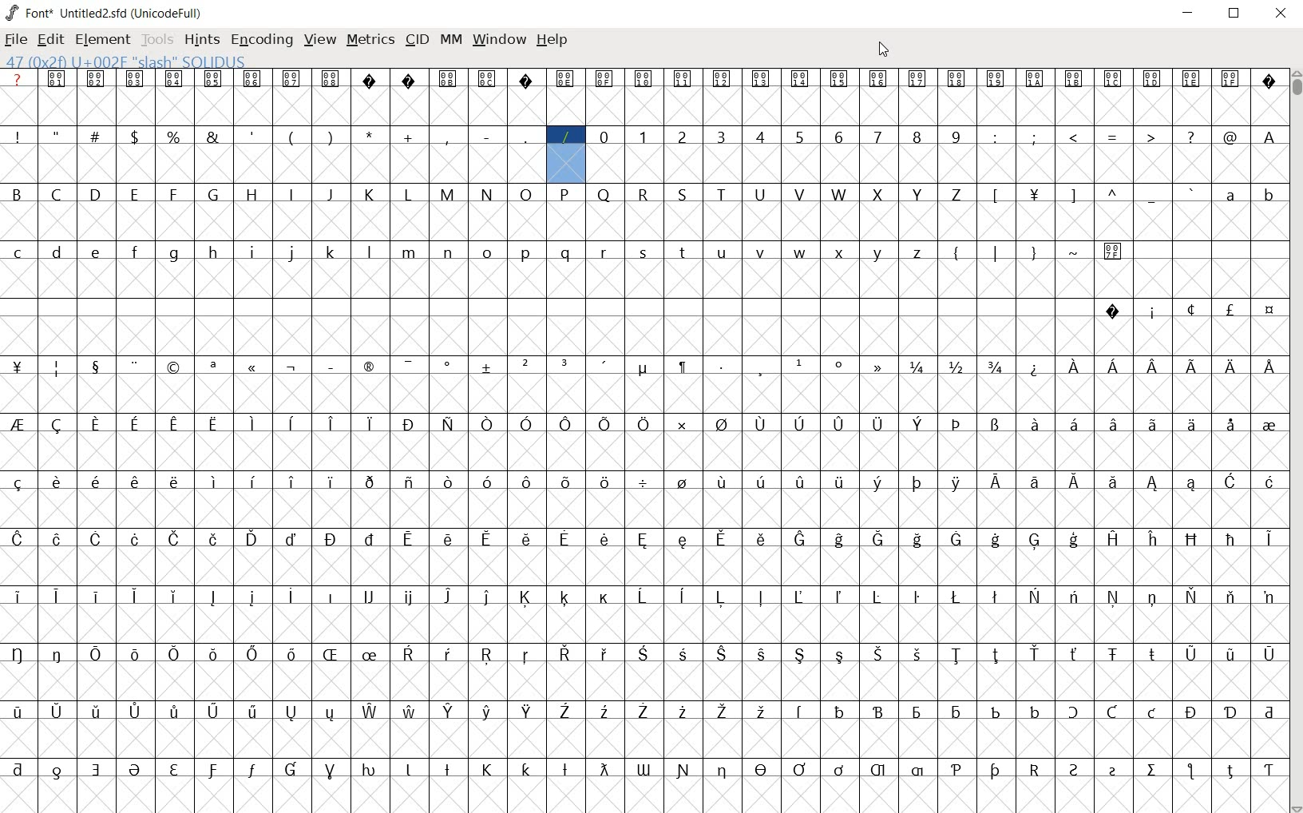 The image size is (1303, 813). Describe the element at coordinates (1230, 77) in the screenshot. I see `glyph` at that location.